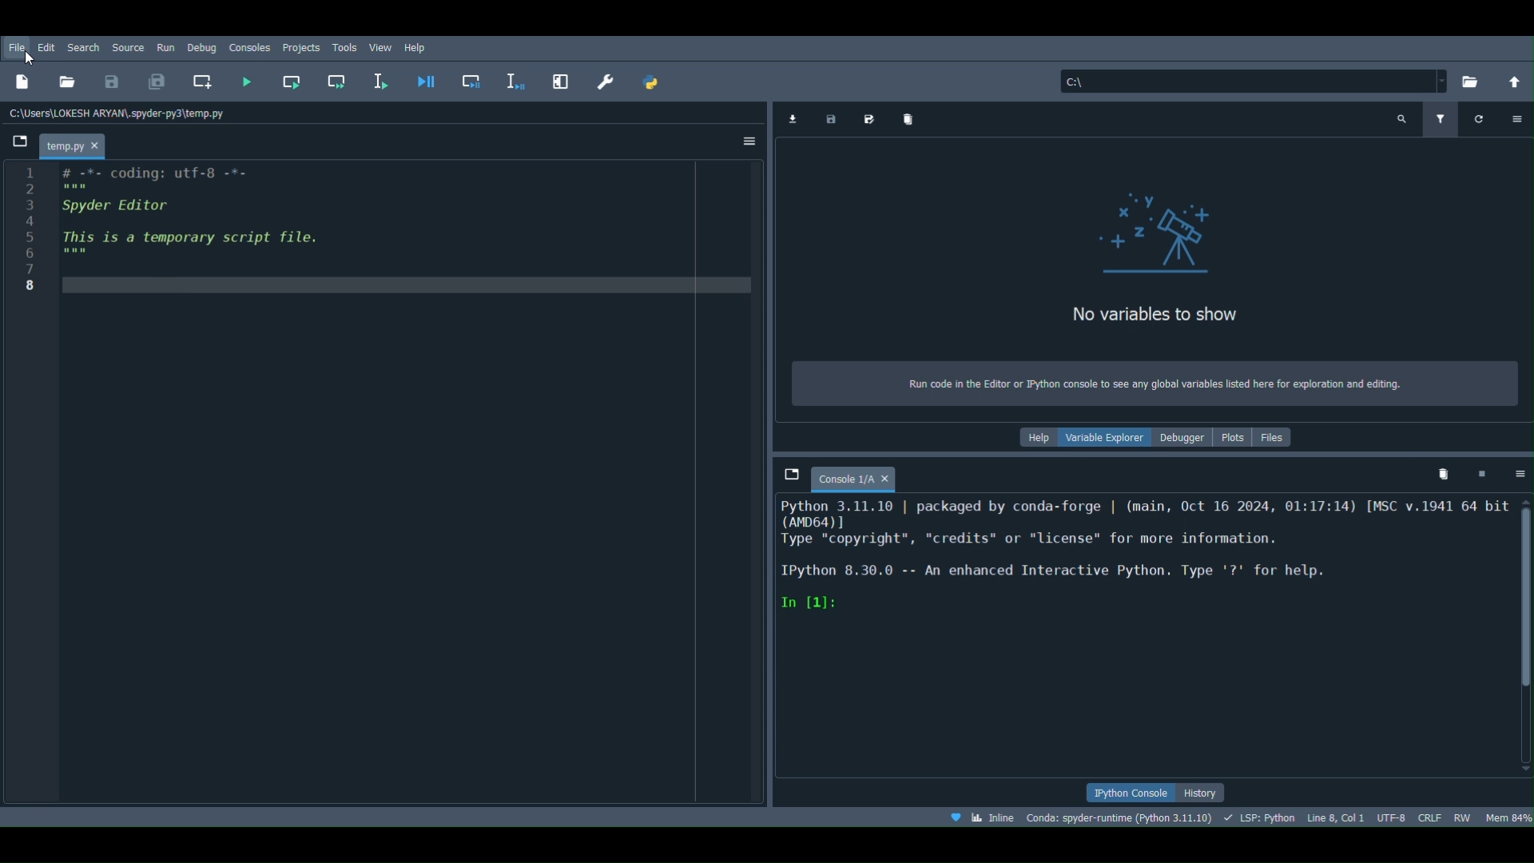  Describe the element at coordinates (250, 45) in the screenshot. I see `Consoles` at that location.